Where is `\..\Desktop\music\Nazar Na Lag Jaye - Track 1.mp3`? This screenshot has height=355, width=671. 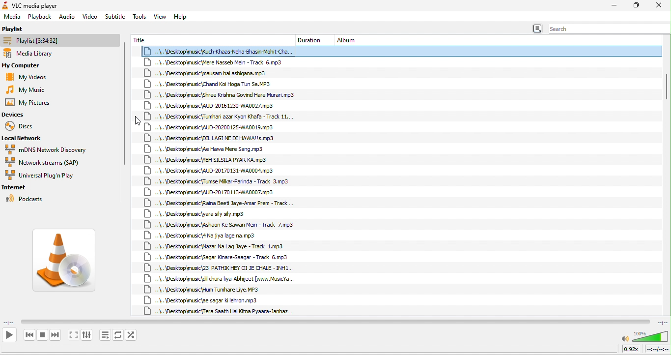
\..\Desktop\music\Nazar Na Lag Jaye - Track 1.mp3 is located at coordinates (221, 247).